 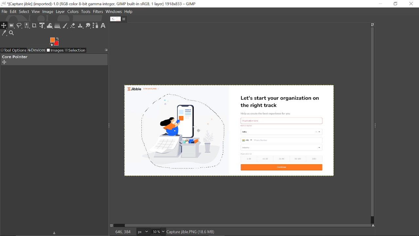 I want to click on Zoom options, so click(x=163, y=232).